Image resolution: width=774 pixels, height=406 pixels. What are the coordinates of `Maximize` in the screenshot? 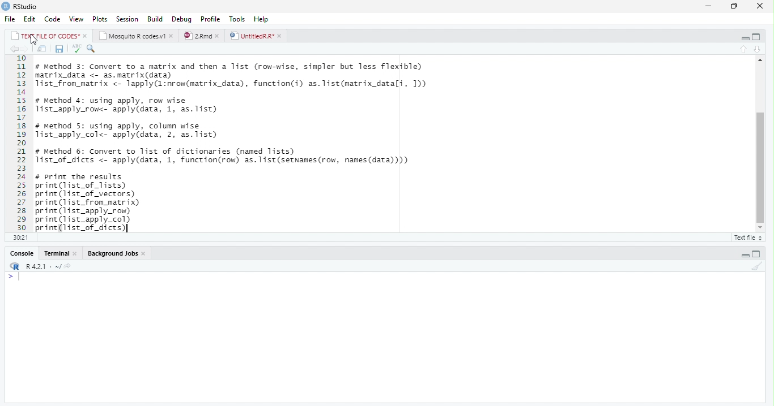 It's located at (734, 6).